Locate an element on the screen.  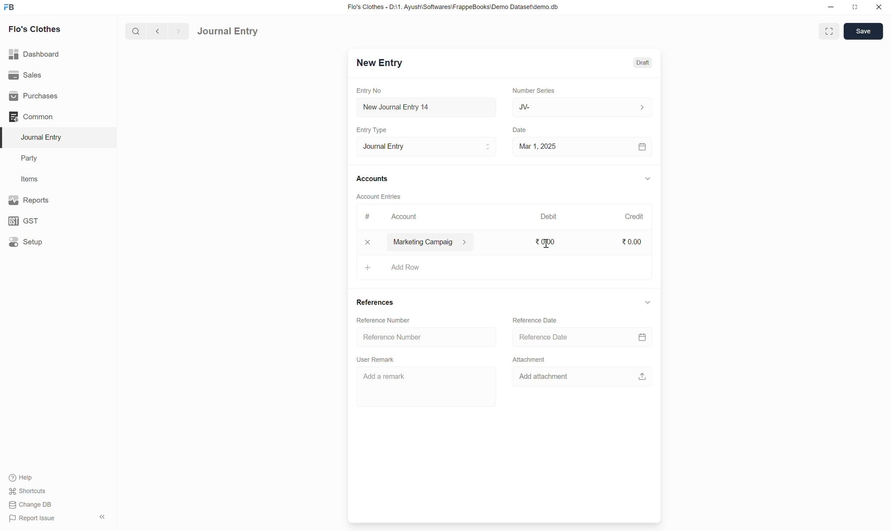
Reference Date is located at coordinates (545, 336).